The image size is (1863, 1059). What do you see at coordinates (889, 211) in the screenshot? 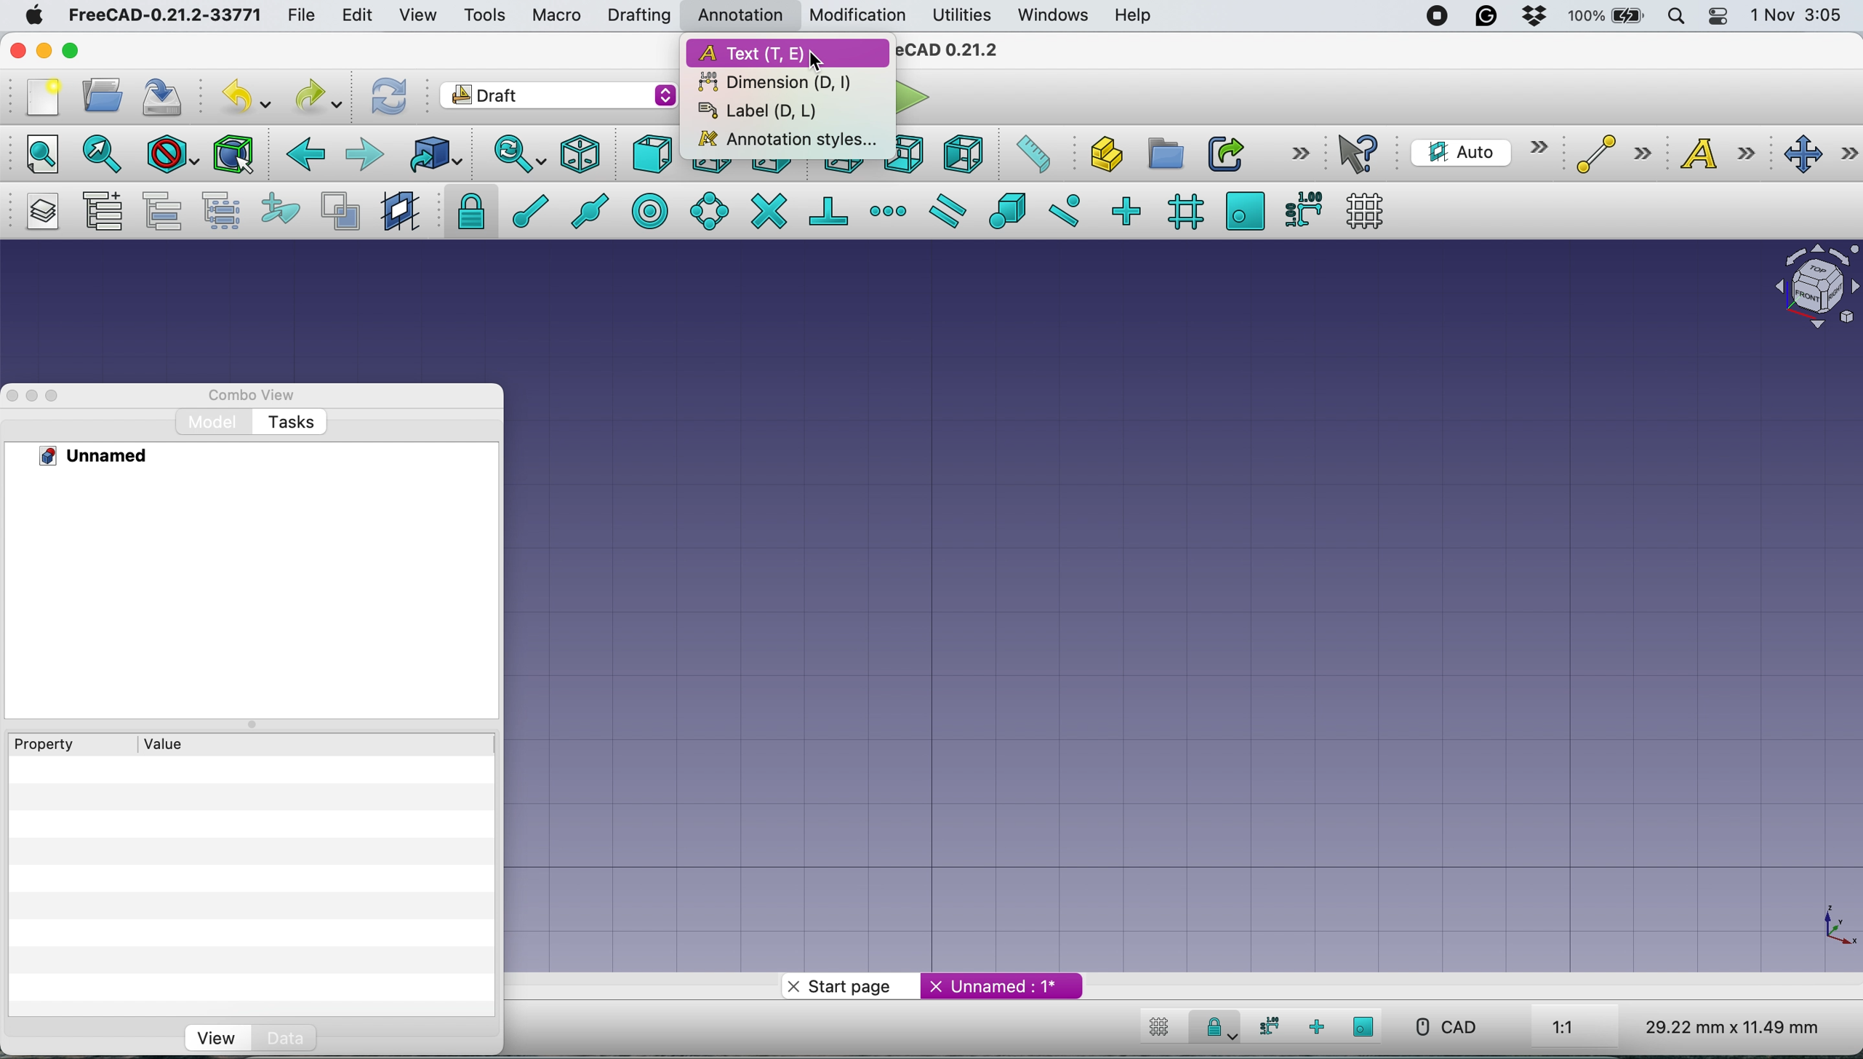
I see `snap extension` at bounding box center [889, 211].